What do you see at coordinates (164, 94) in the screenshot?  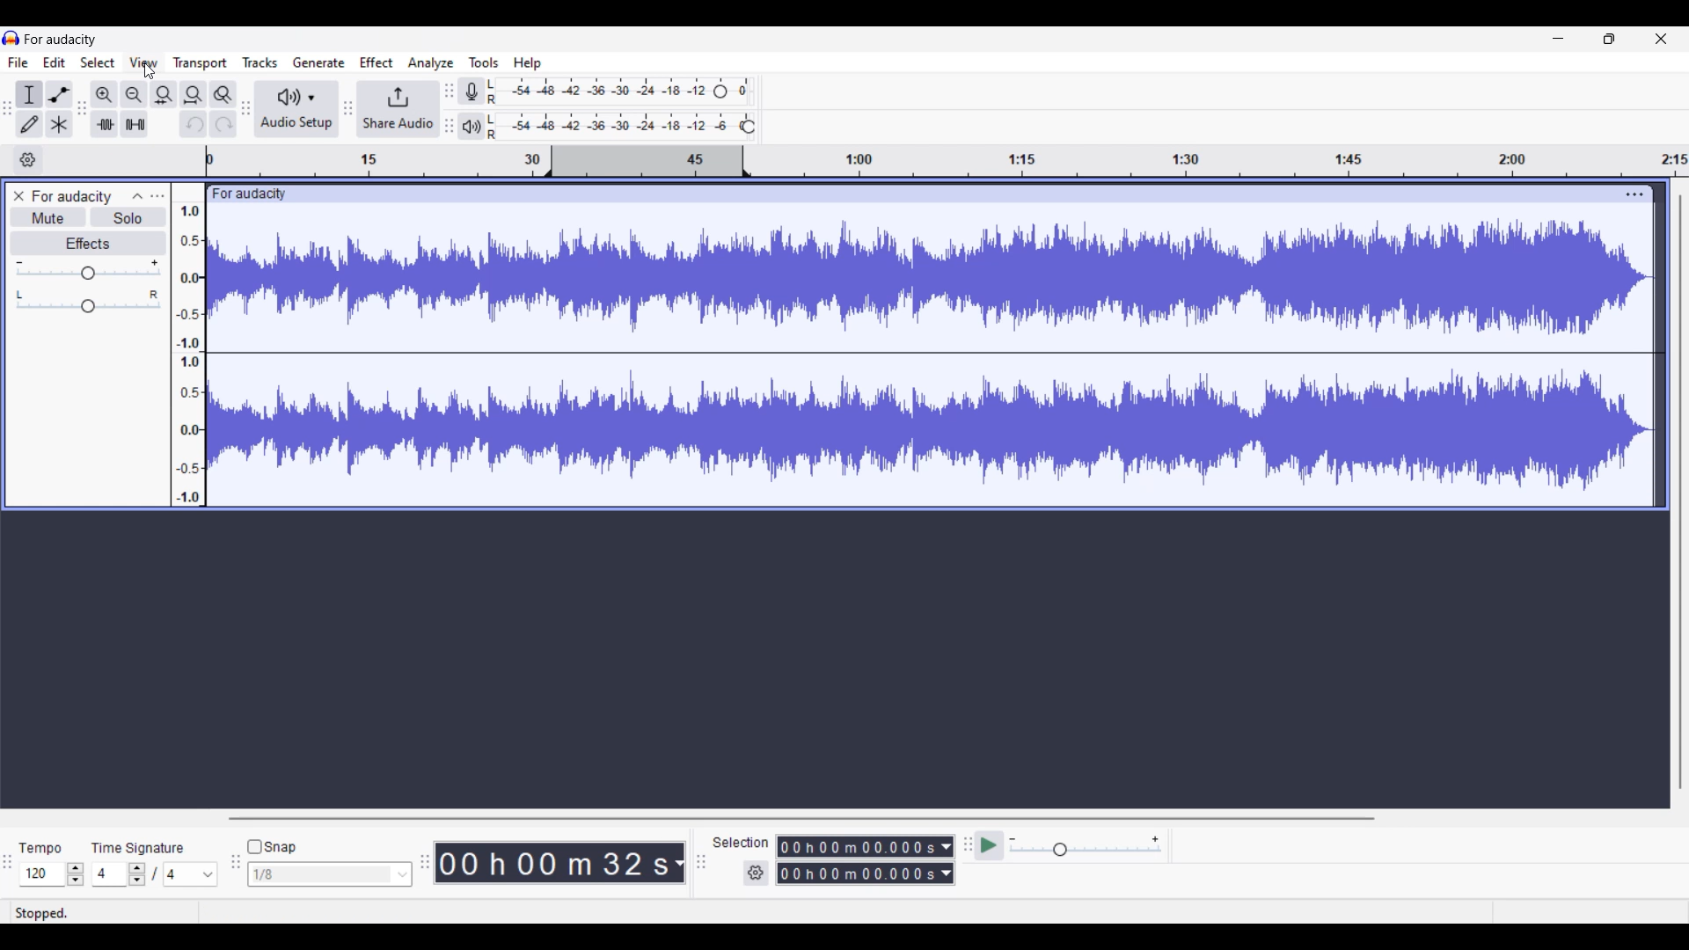 I see `Fit selection to width` at bounding box center [164, 94].